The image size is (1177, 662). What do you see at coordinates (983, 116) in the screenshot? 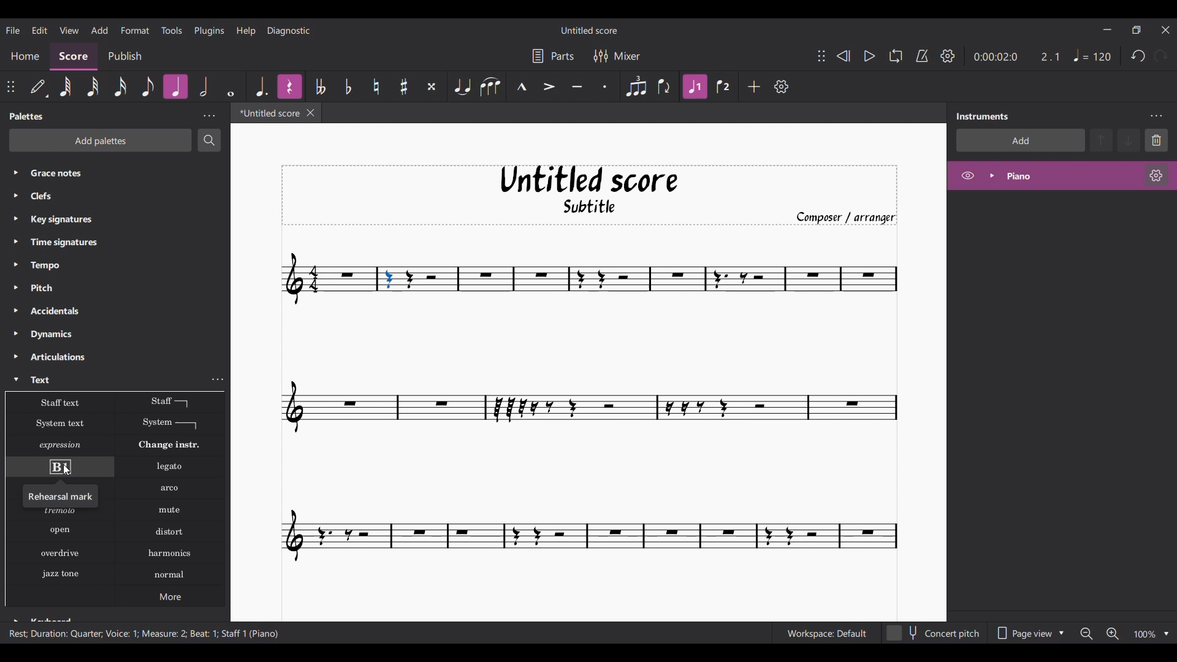
I see `Panel title` at bounding box center [983, 116].